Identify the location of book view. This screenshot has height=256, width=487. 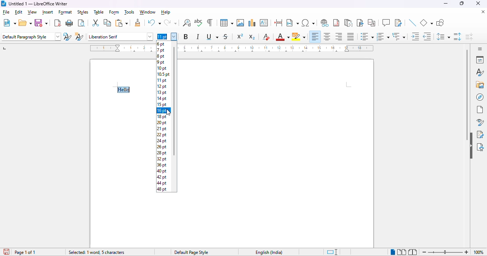
(413, 252).